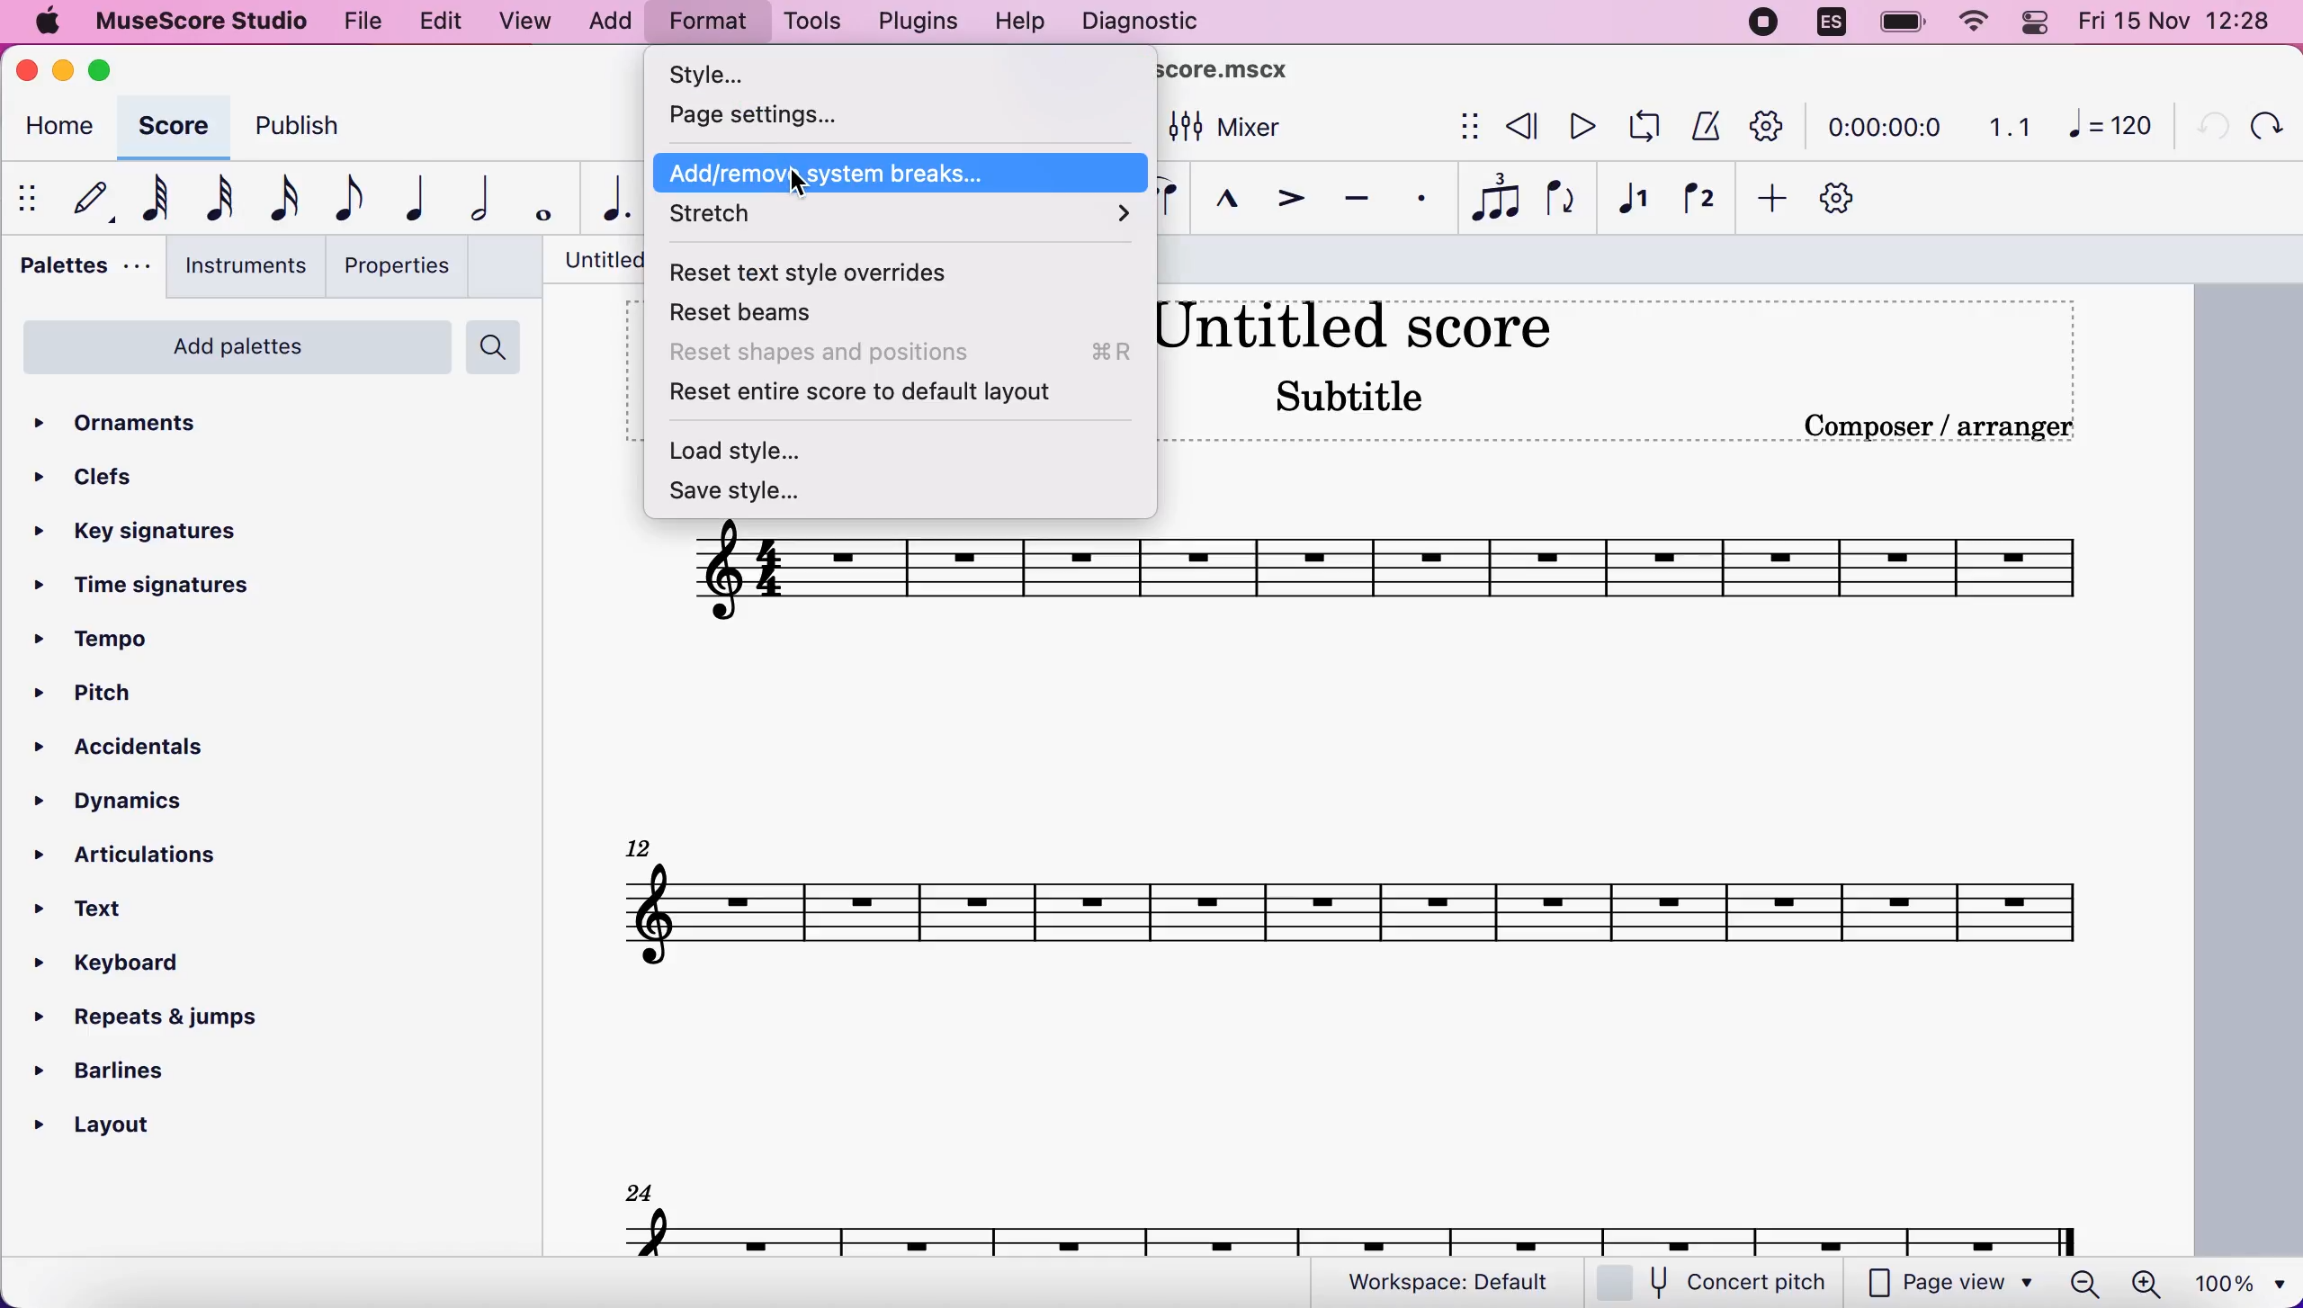 Image resolution: width=2303 pixels, height=1308 pixels. I want to click on tools, so click(811, 23).